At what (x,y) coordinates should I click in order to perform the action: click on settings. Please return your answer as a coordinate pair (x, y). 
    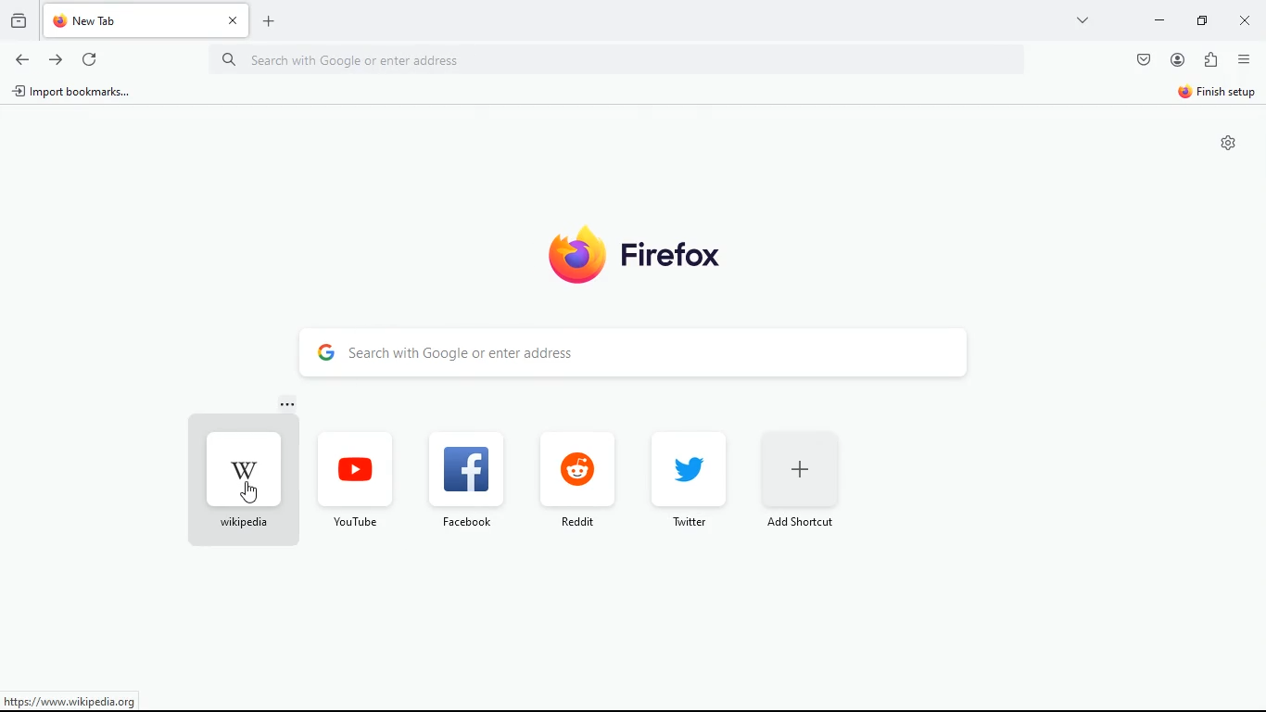
    Looking at the image, I should click on (1226, 145).